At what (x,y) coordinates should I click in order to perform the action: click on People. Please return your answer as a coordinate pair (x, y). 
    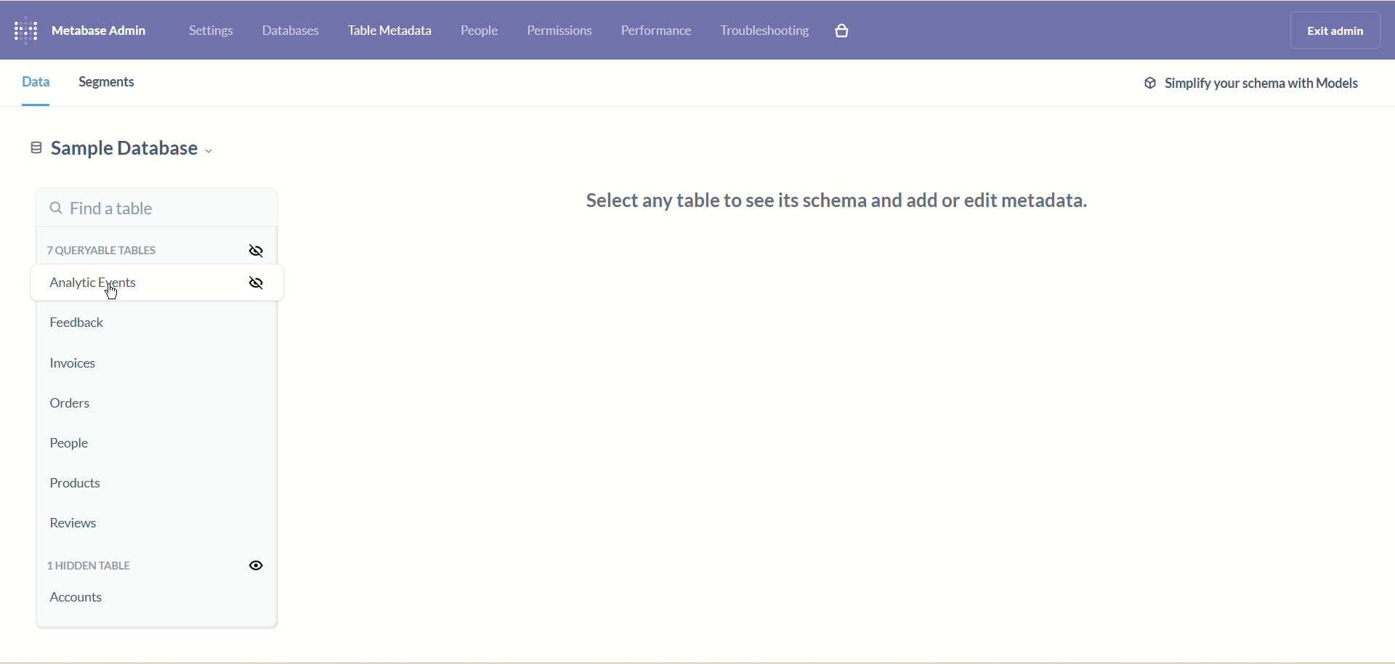
    Looking at the image, I should click on (480, 28).